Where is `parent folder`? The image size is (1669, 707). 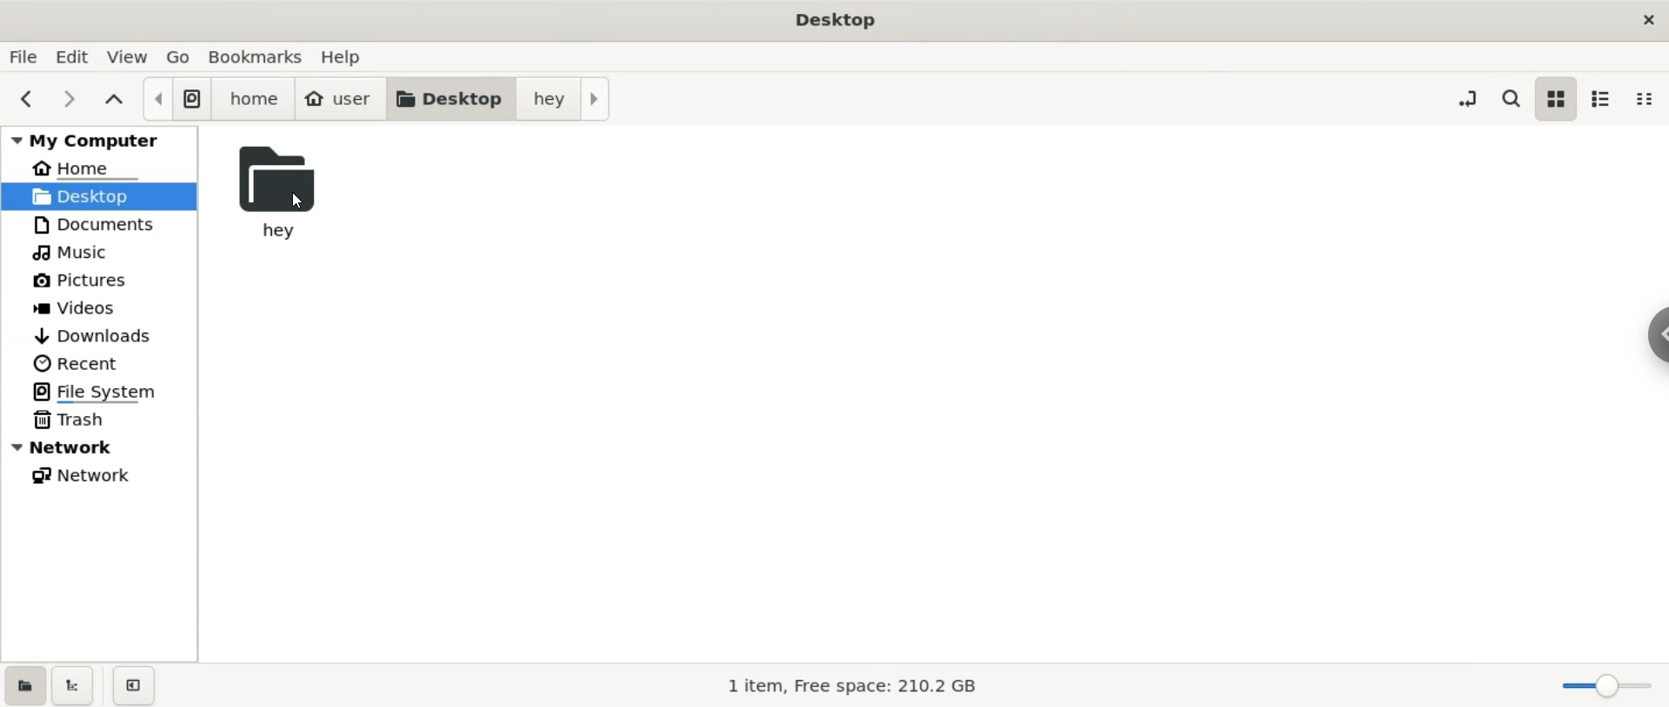
parent folder is located at coordinates (116, 101).